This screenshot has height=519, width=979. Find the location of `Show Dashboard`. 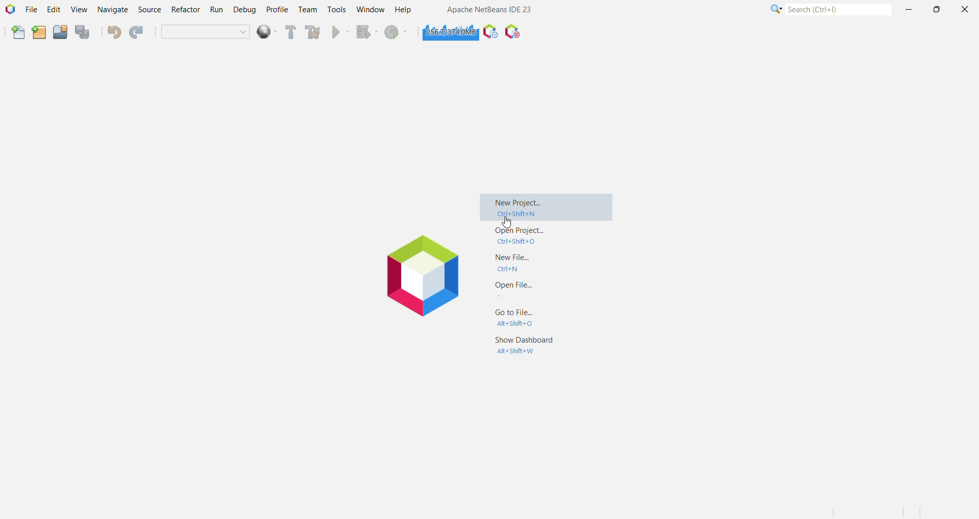

Show Dashboard is located at coordinates (548, 345).